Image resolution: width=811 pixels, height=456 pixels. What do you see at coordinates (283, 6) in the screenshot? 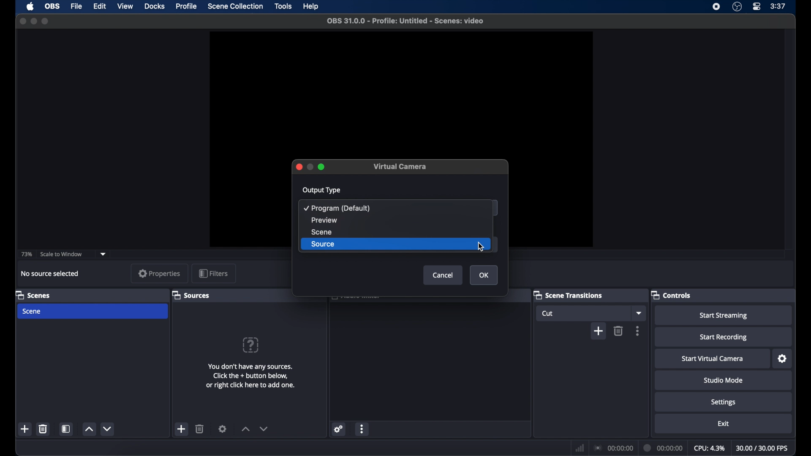
I see `tools` at bounding box center [283, 6].